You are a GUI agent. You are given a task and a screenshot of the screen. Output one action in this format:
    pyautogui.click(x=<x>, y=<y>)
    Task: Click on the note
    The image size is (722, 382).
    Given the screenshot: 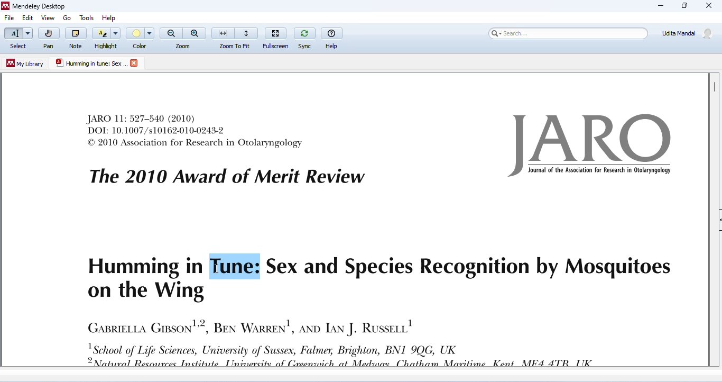 What is the action you would take?
    pyautogui.click(x=76, y=38)
    